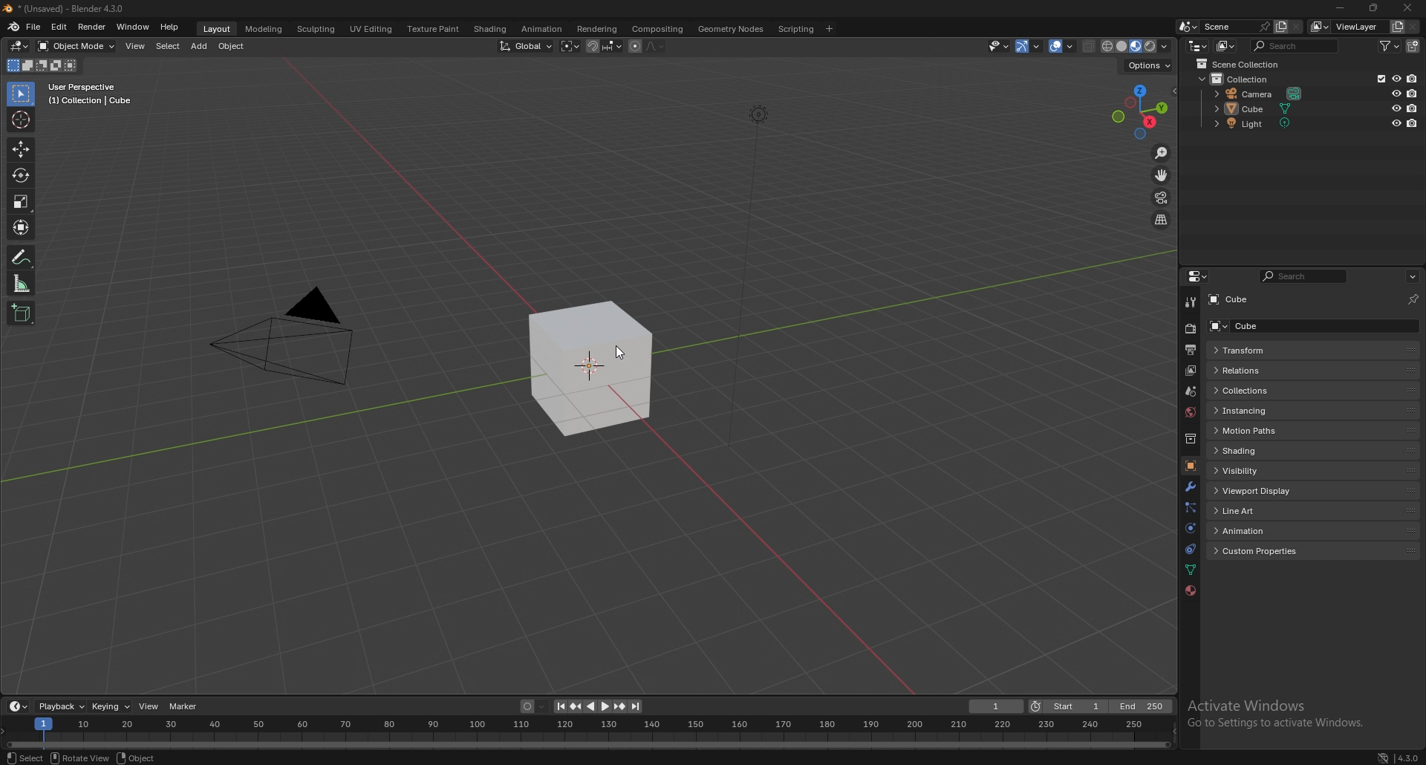 The height and width of the screenshot is (765, 1426). I want to click on measure, so click(22, 284).